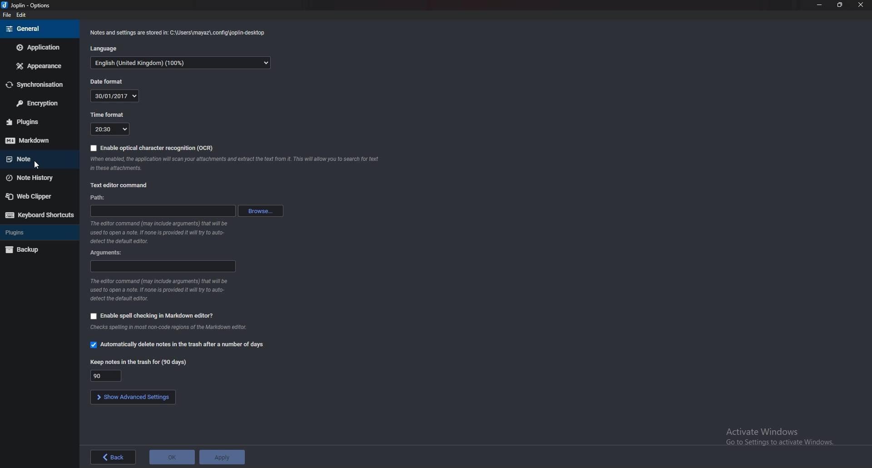 Image resolution: width=872 pixels, height=468 pixels. I want to click on Encryption, so click(39, 103).